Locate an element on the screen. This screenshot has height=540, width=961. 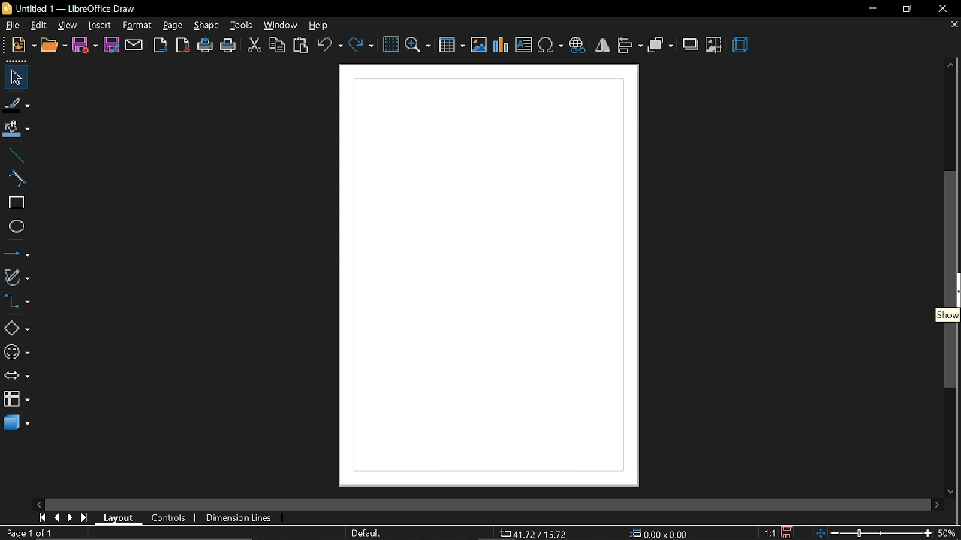
save as is located at coordinates (111, 46).